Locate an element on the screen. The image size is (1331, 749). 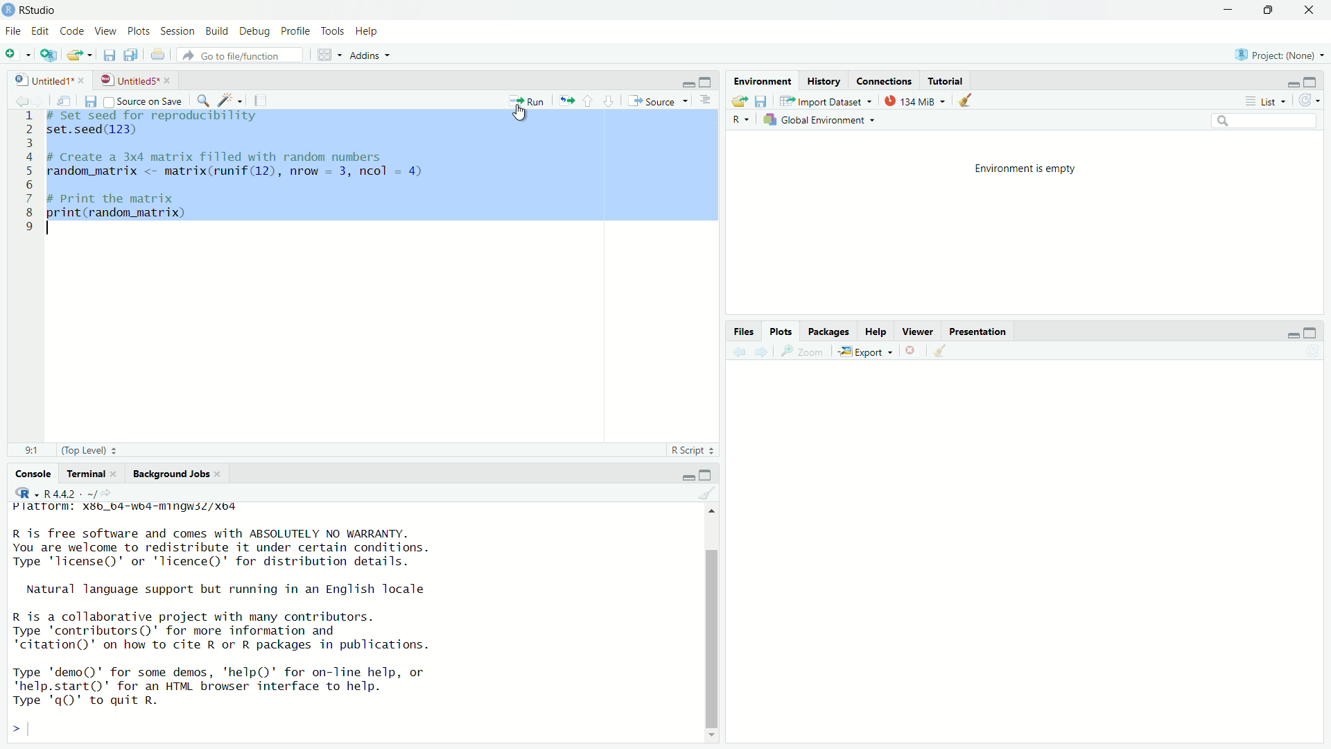
View is located at coordinates (106, 31).